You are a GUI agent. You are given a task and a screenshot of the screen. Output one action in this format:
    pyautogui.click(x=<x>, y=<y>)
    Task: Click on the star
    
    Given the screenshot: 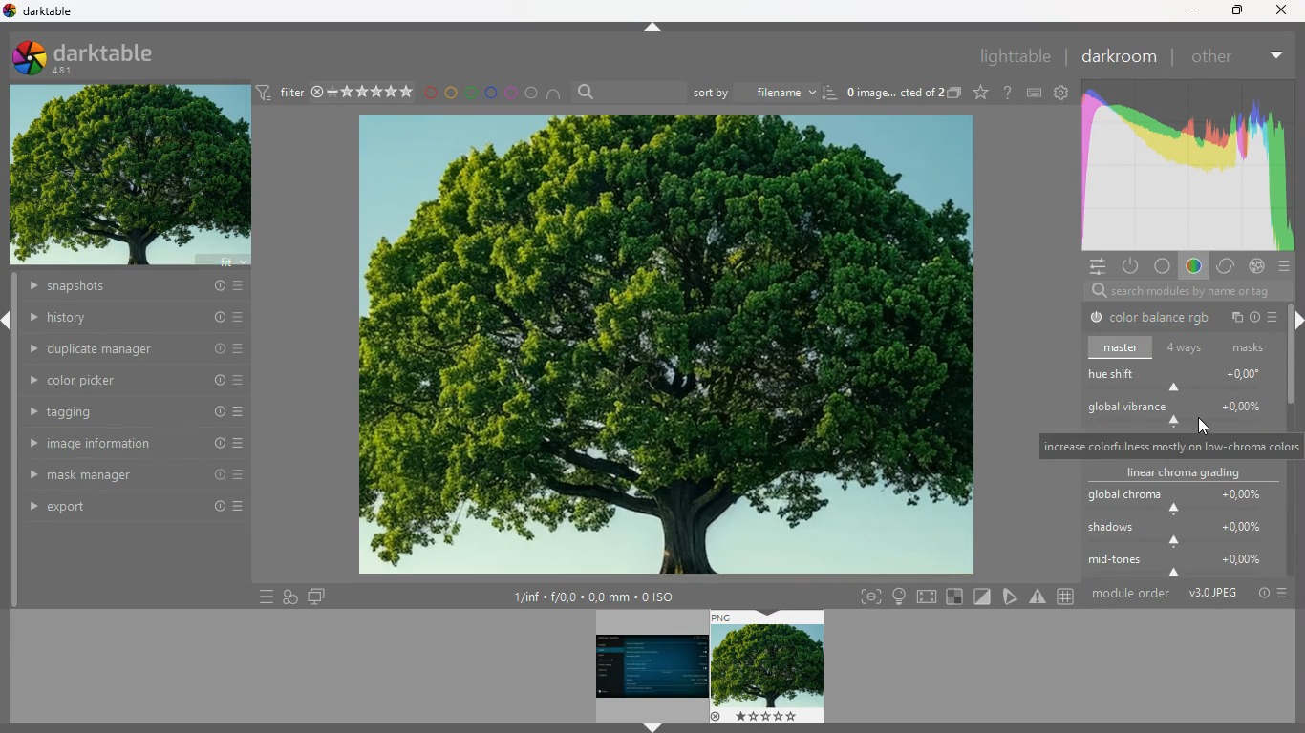 What is the action you would take?
    pyautogui.click(x=981, y=93)
    